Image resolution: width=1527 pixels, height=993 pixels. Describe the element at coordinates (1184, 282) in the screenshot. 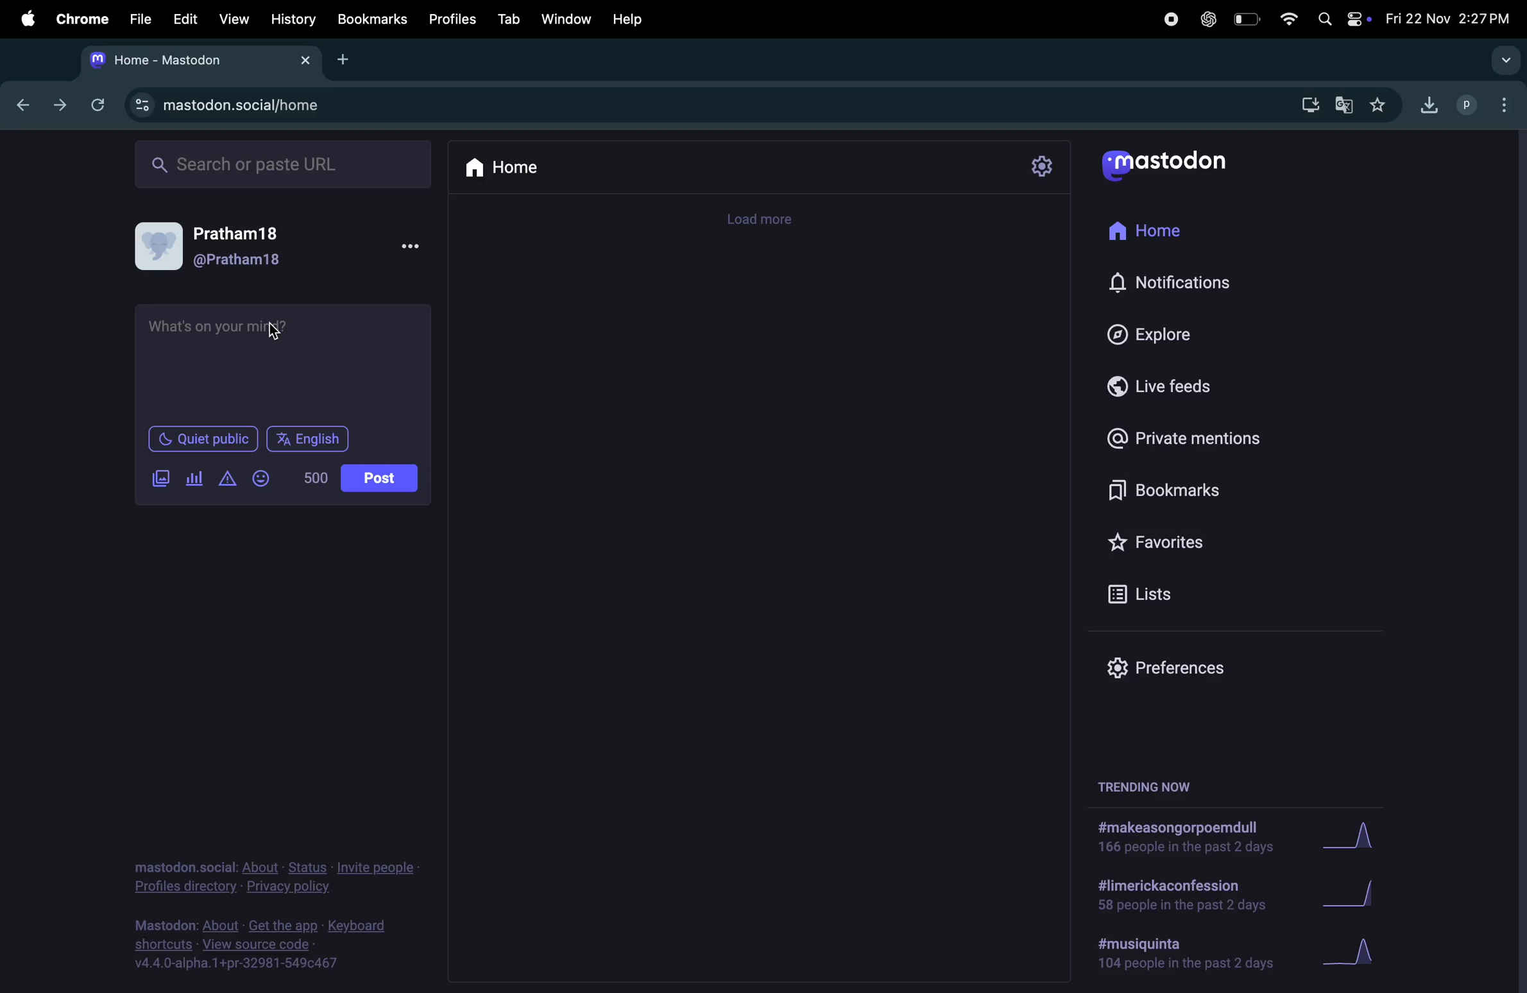

I see `notification` at that location.